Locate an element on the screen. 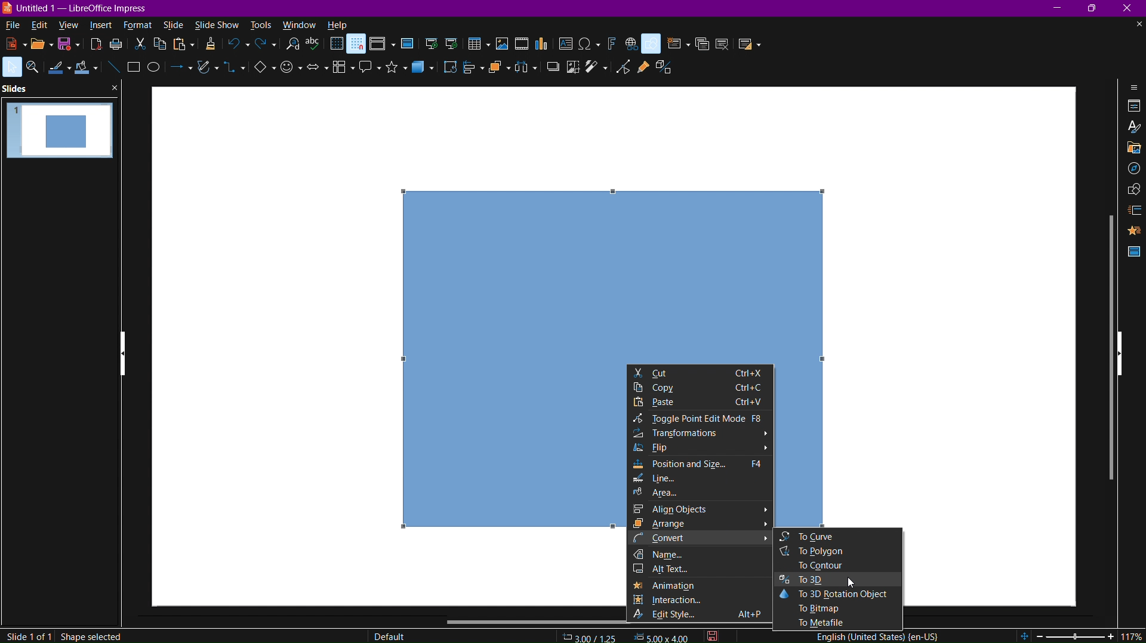  Name is located at coordinates (700, 554).